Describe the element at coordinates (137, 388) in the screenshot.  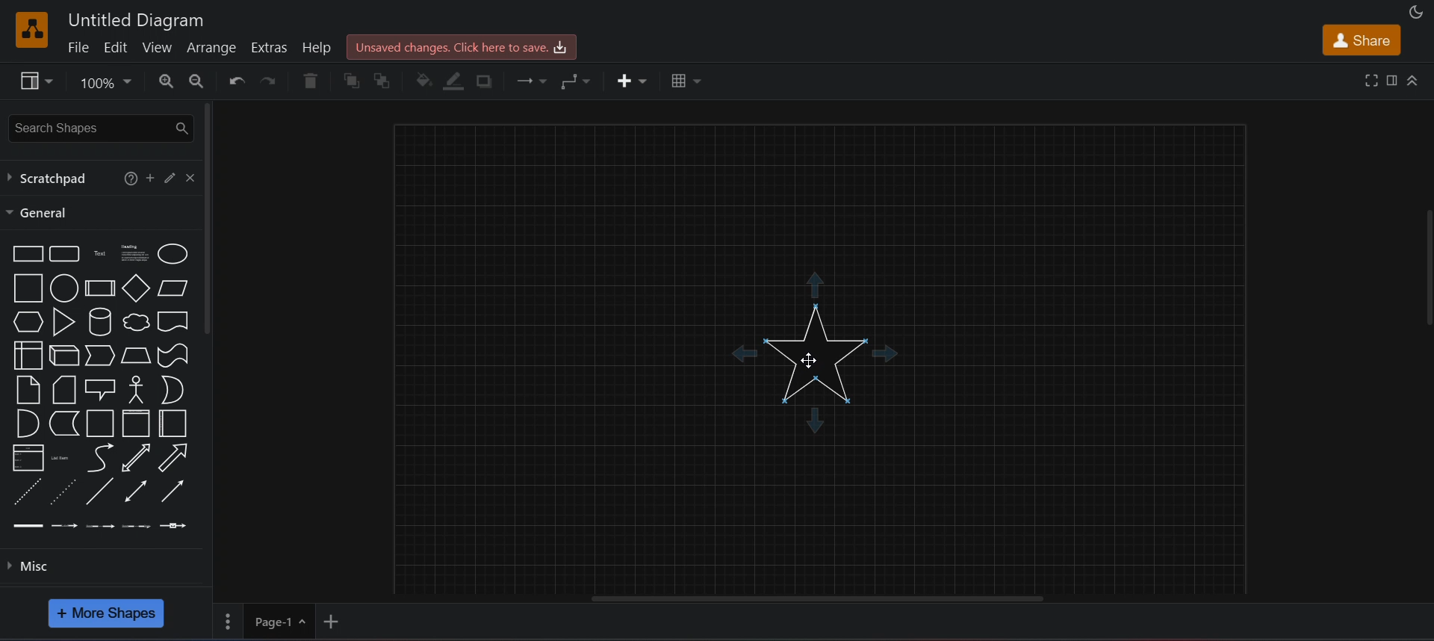
I see `actor` at that location.